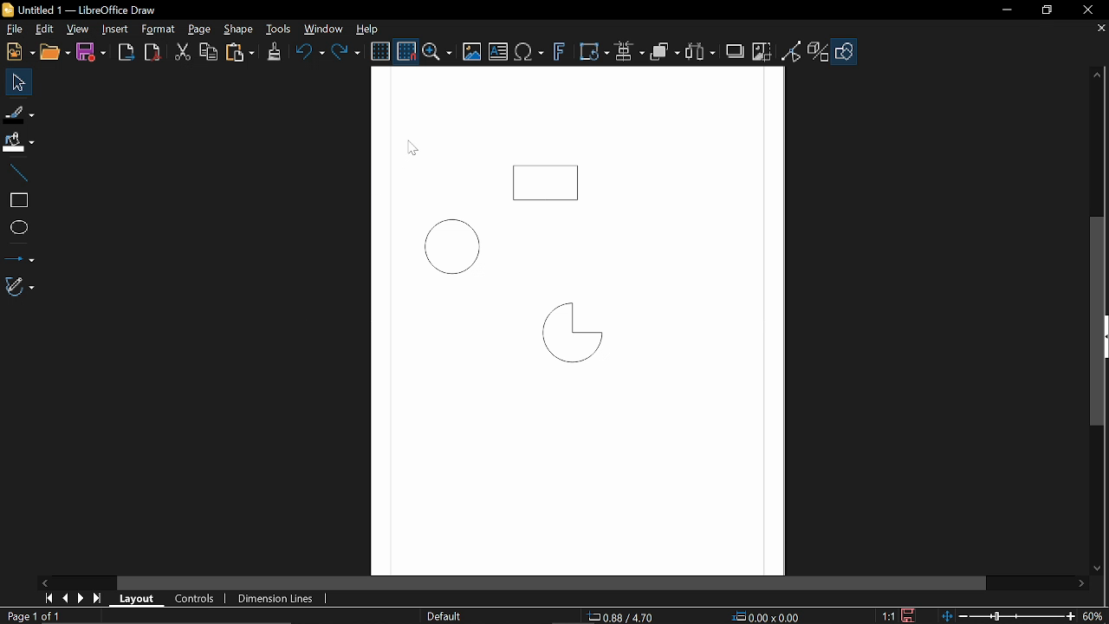  I want to click on Transform, so click(594, 52).